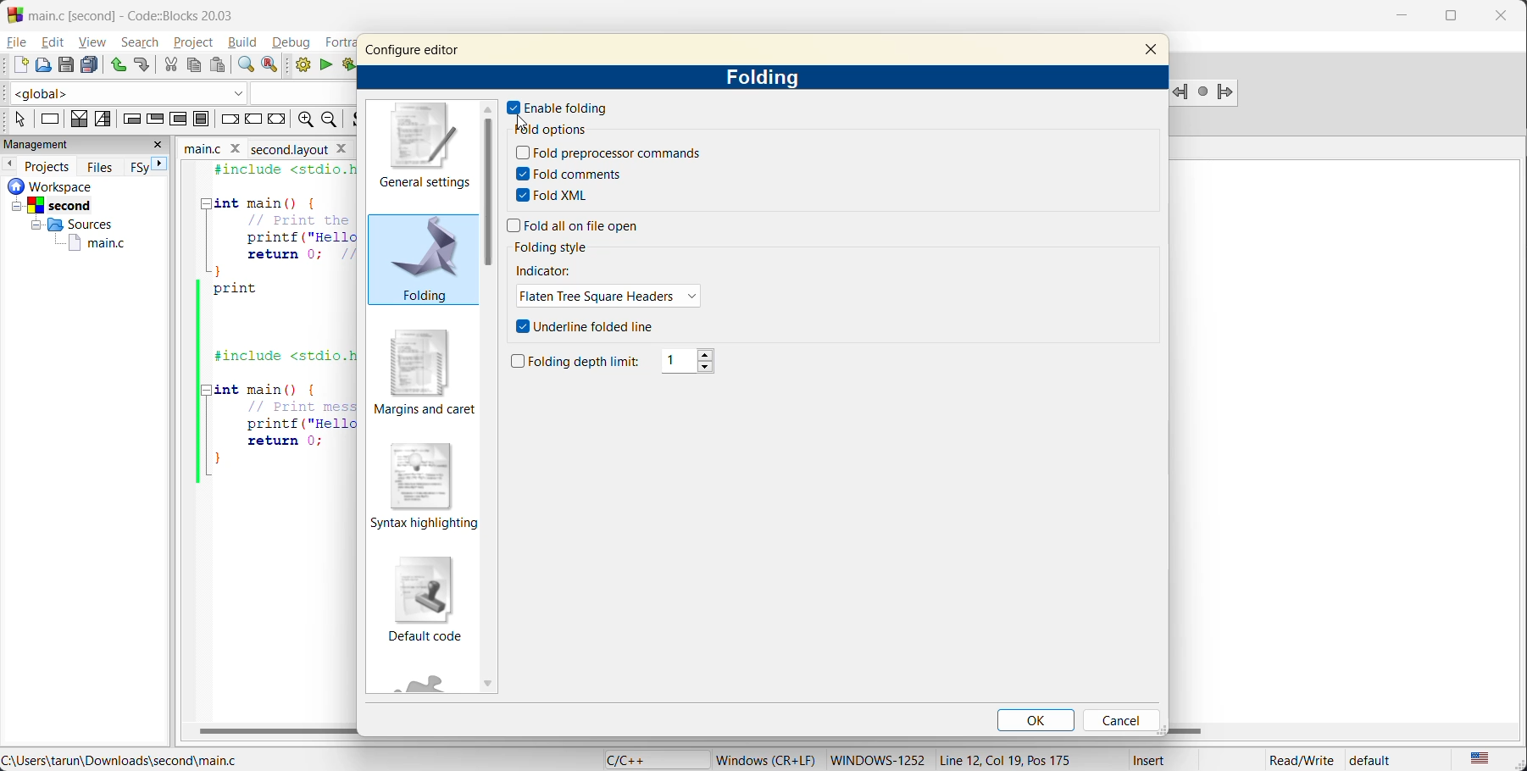  What do you see at coordinates (1180, 90) in the screenshot?
I see `Jump backward` at bounding box center [1180, 90].